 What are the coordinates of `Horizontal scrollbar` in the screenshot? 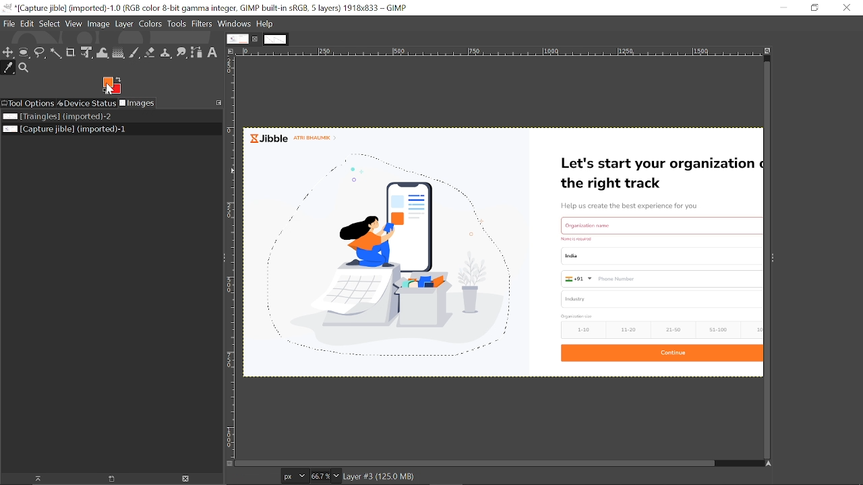 It's located at (476, 463).